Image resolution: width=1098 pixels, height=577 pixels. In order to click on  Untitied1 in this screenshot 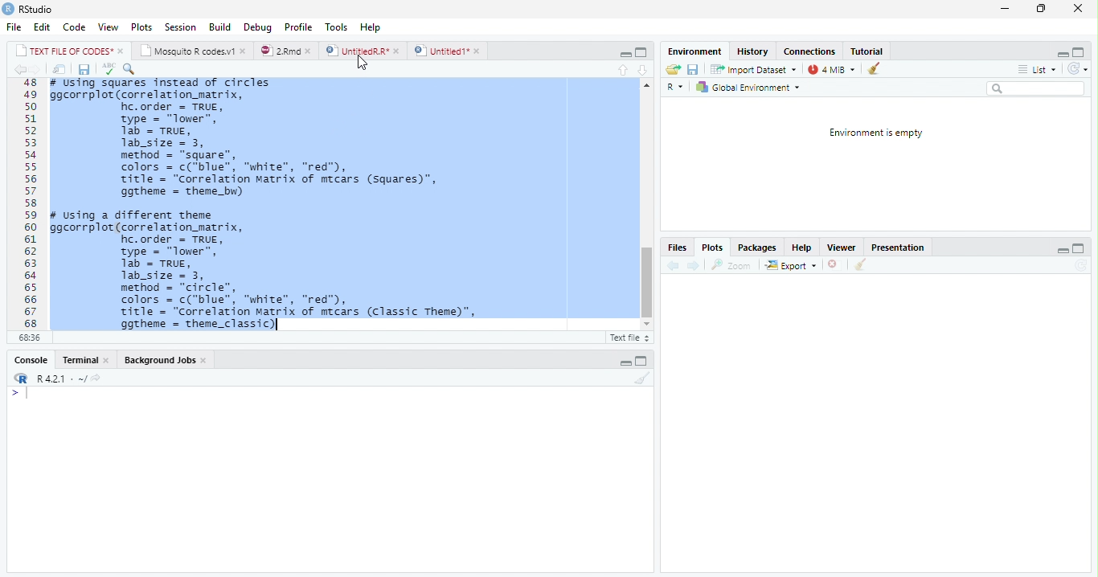, I will do `click(448, 51)`.